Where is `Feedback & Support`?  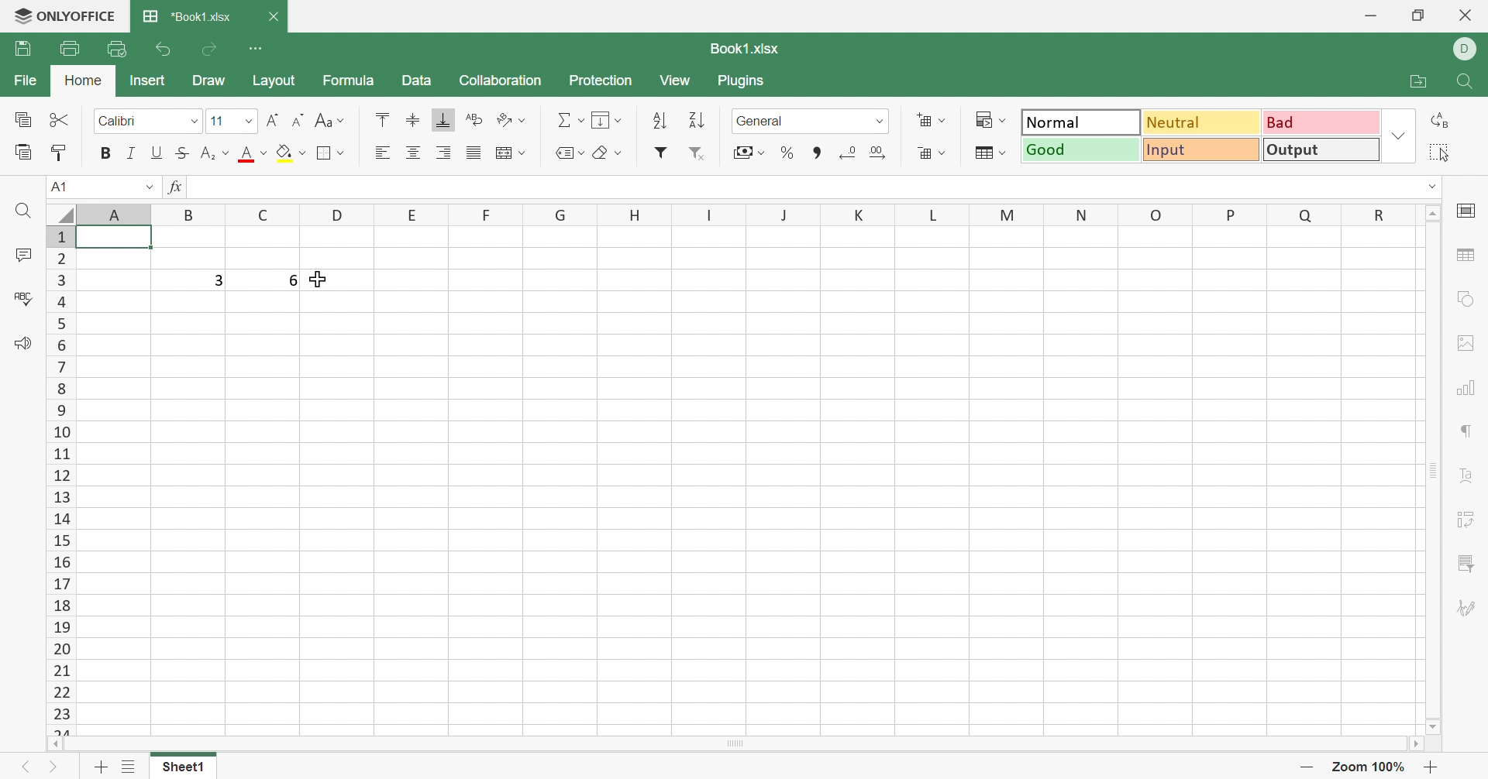
Feedback & Support is located at coordinates (23, 342).